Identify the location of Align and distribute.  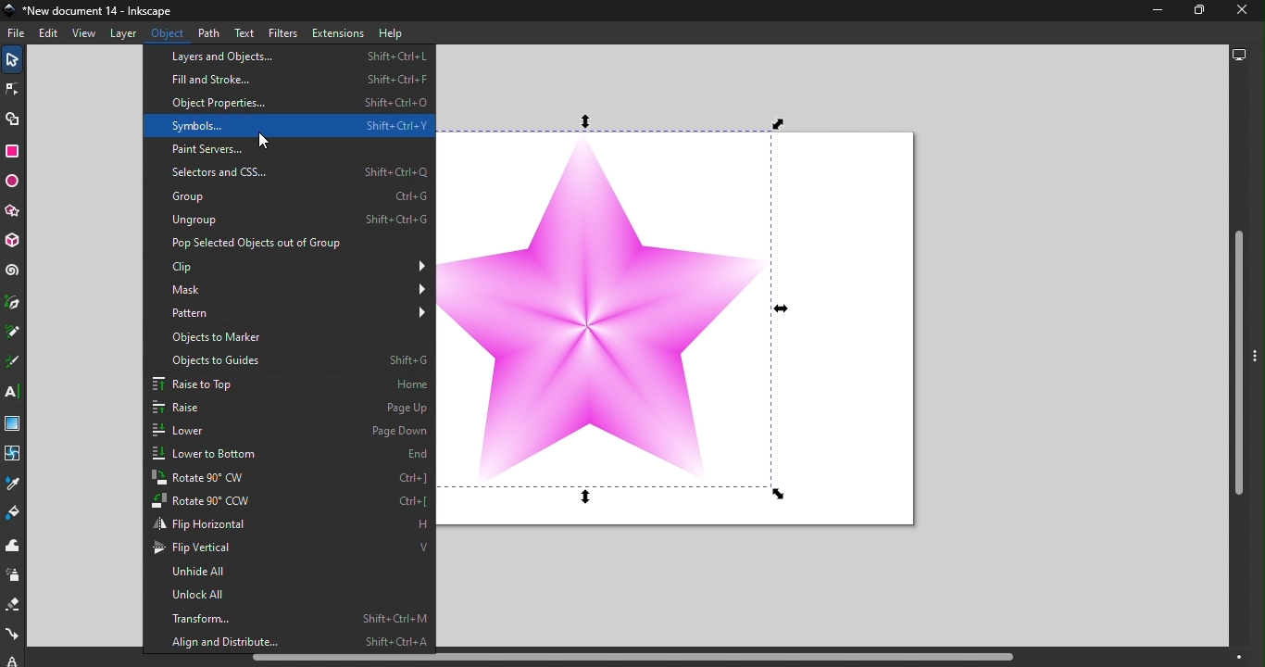
(287, 639).